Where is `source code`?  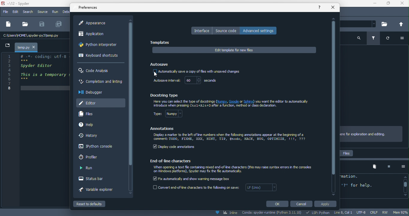
source code is located at coordinates (226, 31).